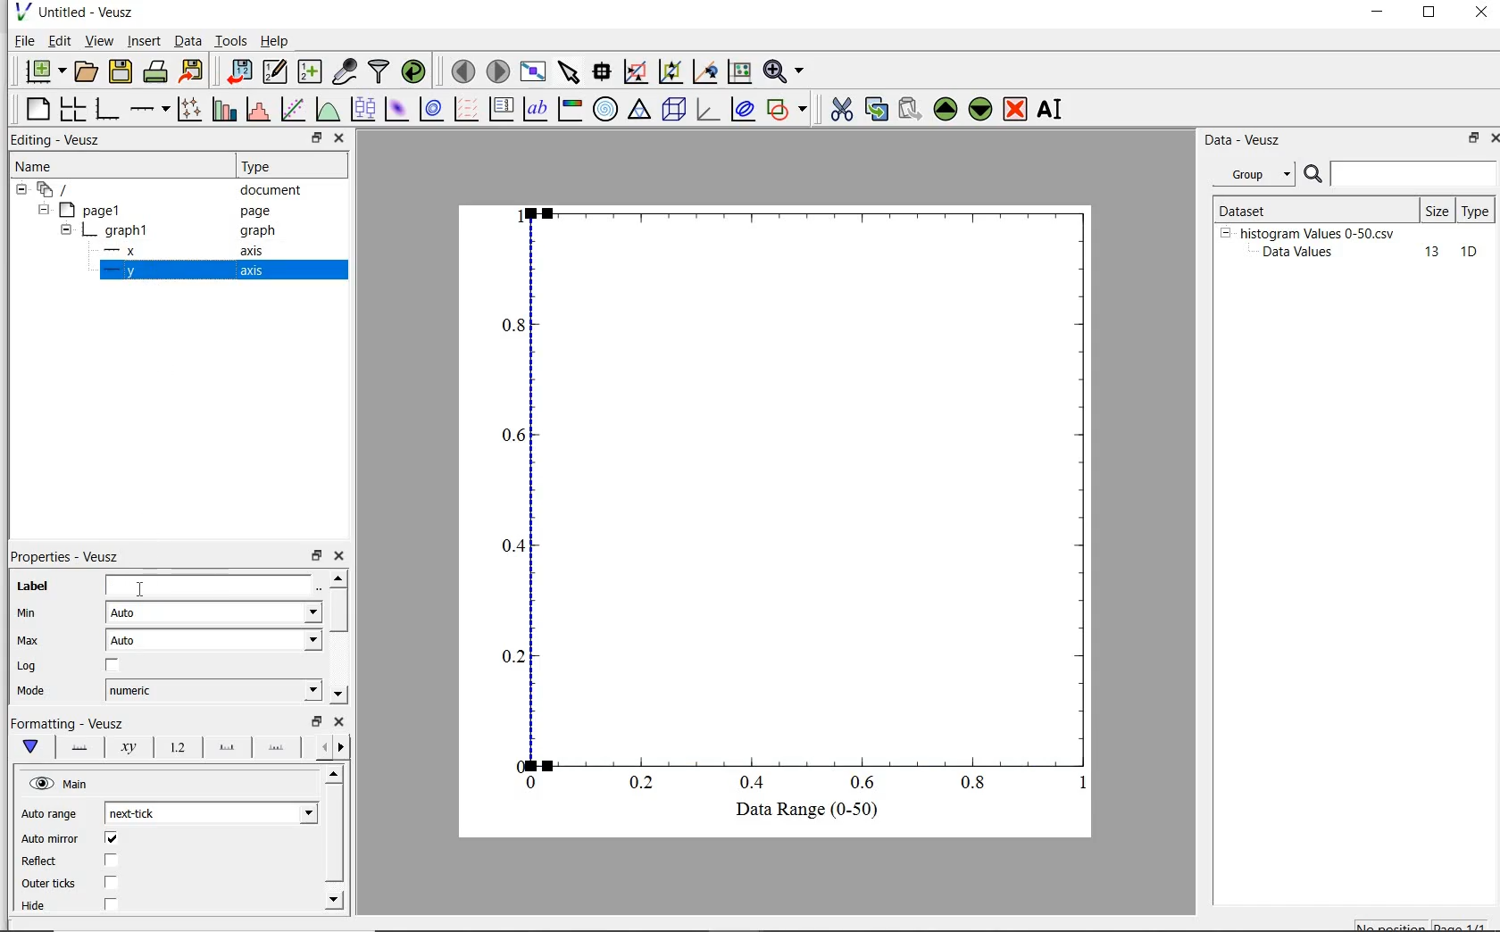 The image size is (1500, 932). Describe the element at coordinates (29, 640) in the screenshot. I see `Max` at that location.